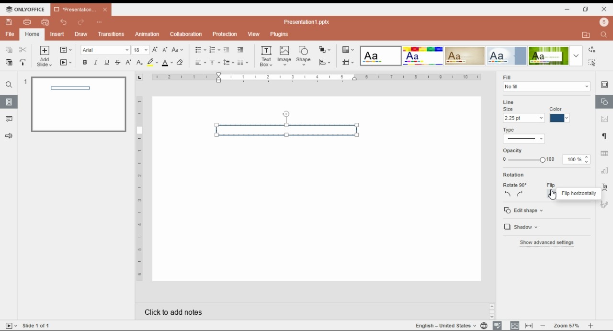 This screenshot has width=613, height=331. I want to click on Presentation1.pptx, so click(306, 22).